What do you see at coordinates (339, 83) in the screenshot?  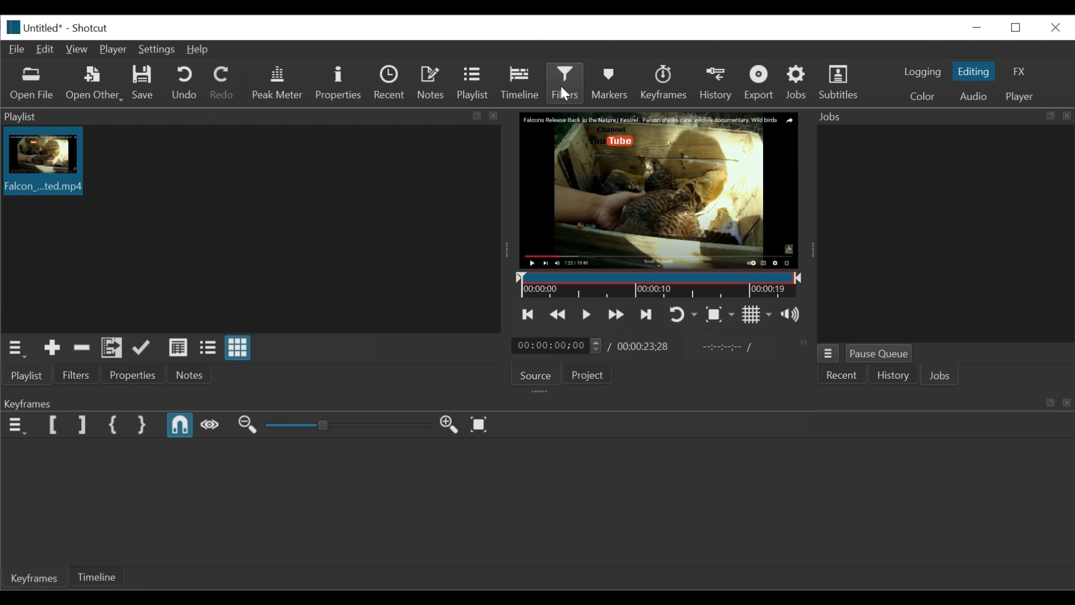 I see `Properties` at bounding box center [339, 83].